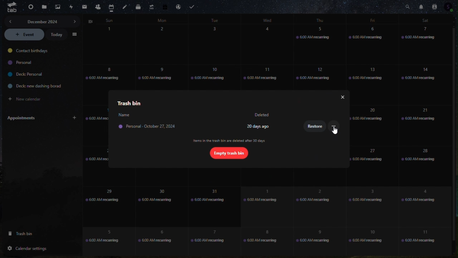 This screenshot has width=458, height=258. Describe the element at coordinates (156, 240) in the screenshot. I see `6` at that location.